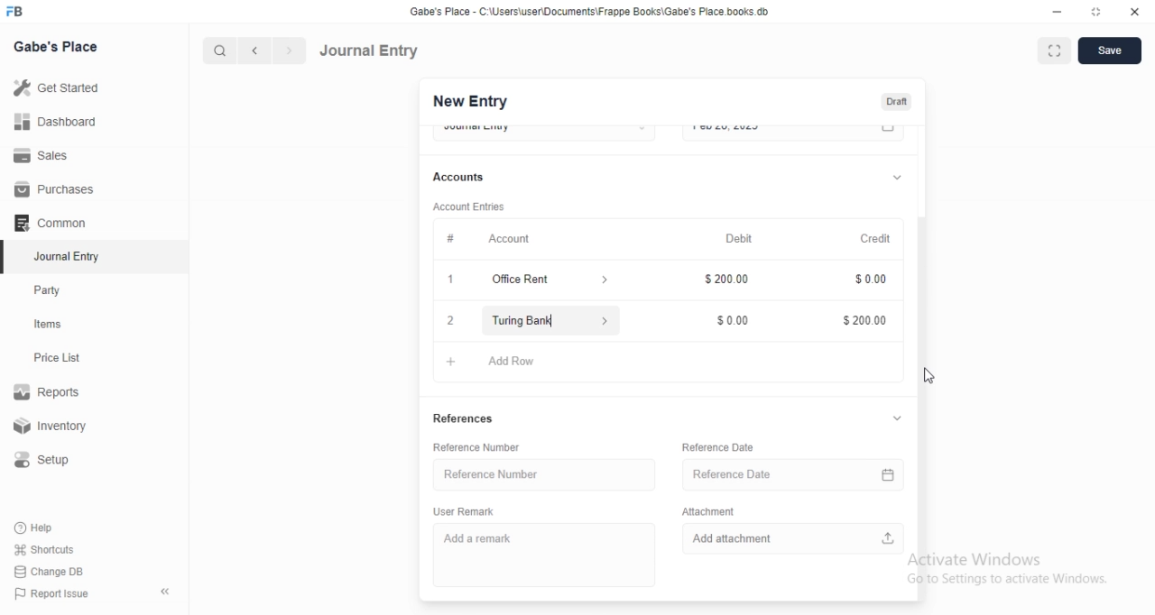 The height and width of the screenshot is (615, 1155). I want to click on Shortcuts, so click(44, 548).